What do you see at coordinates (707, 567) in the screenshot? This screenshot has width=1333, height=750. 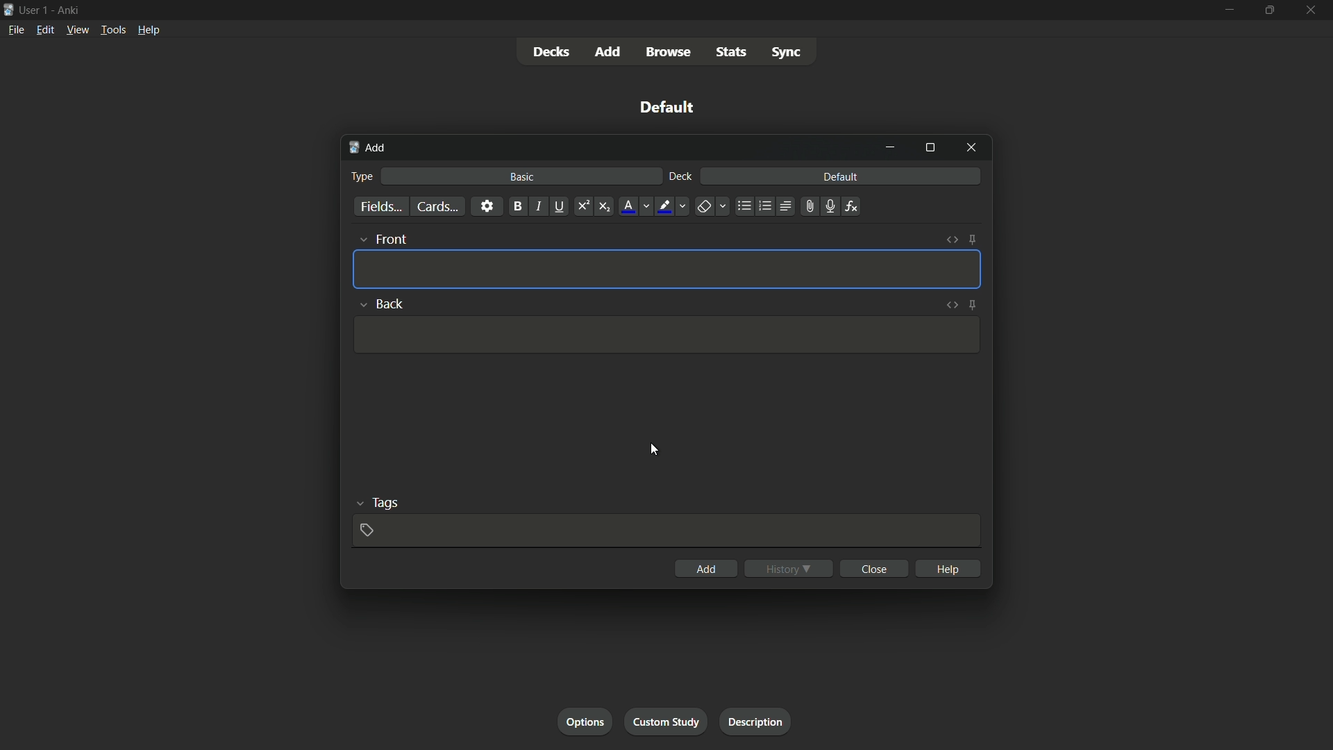 I see `add` at bounding box center [707, 567].